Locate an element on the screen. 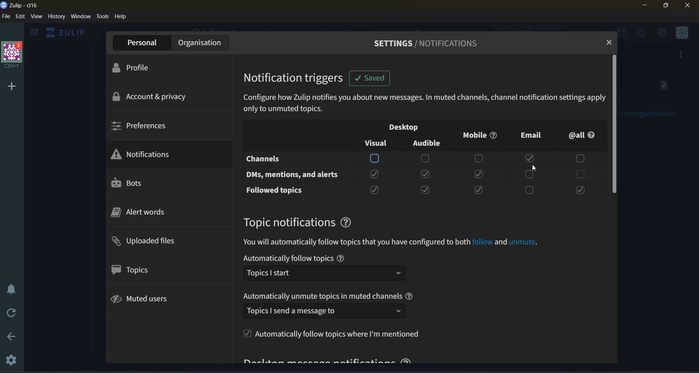  checkbox is located at coordinates (478, 158).